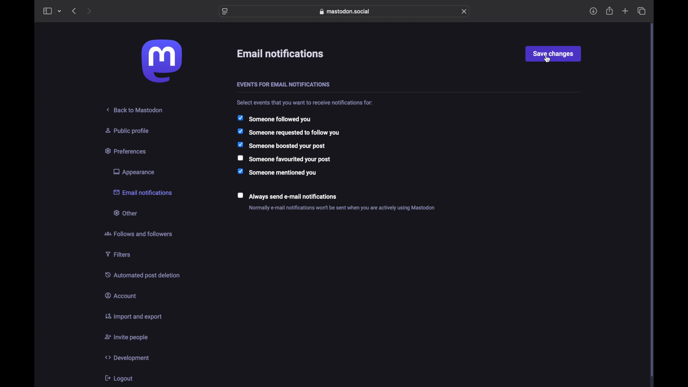 The width and height of the screenshot is (688, 387). Describe the element at coordinates (126, 338) in the screenshot. I see `invite people` at that location.